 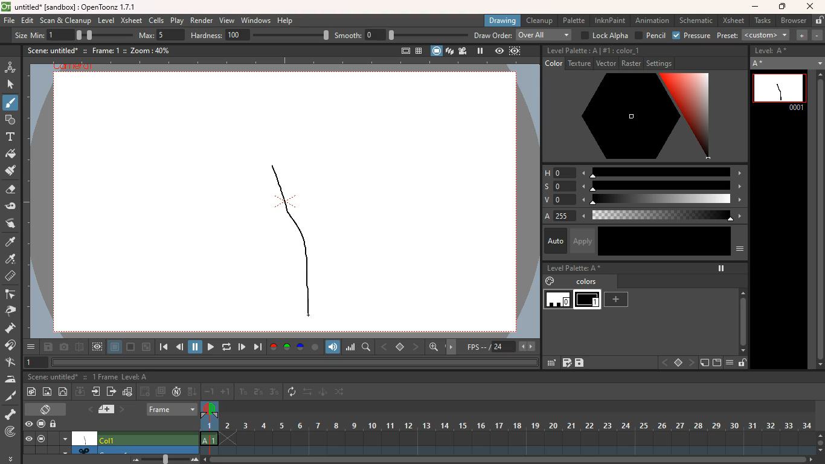 What do you see at coordinates (786, 63) in the screenshot?
I see `A *` at bounding box center [786, 63].